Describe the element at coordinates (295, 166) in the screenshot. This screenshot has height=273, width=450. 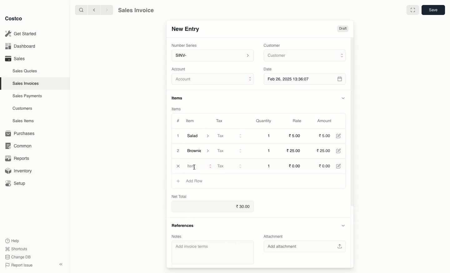
I see `0.00` at that location.